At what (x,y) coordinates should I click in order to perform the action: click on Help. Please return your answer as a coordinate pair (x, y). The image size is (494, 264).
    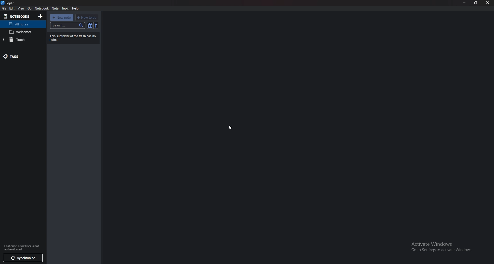
    Looking at the image, I should click on (75, 8).